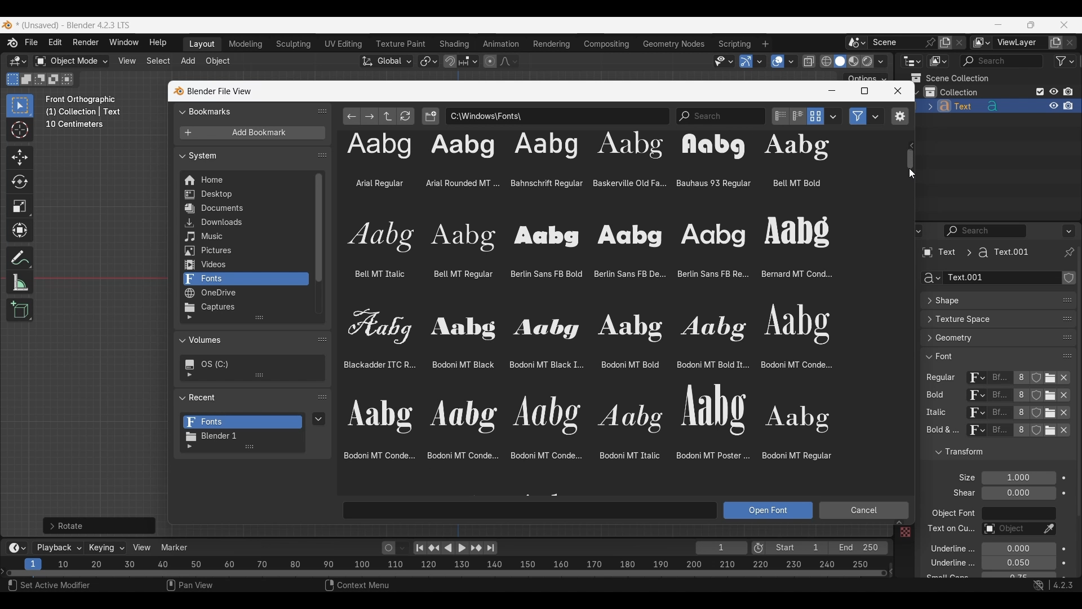 The width and height of the screenshot is (1082, 609). Describe the element at coordinates (791, 61) in the screenshot. I see `Overlays` at that location.